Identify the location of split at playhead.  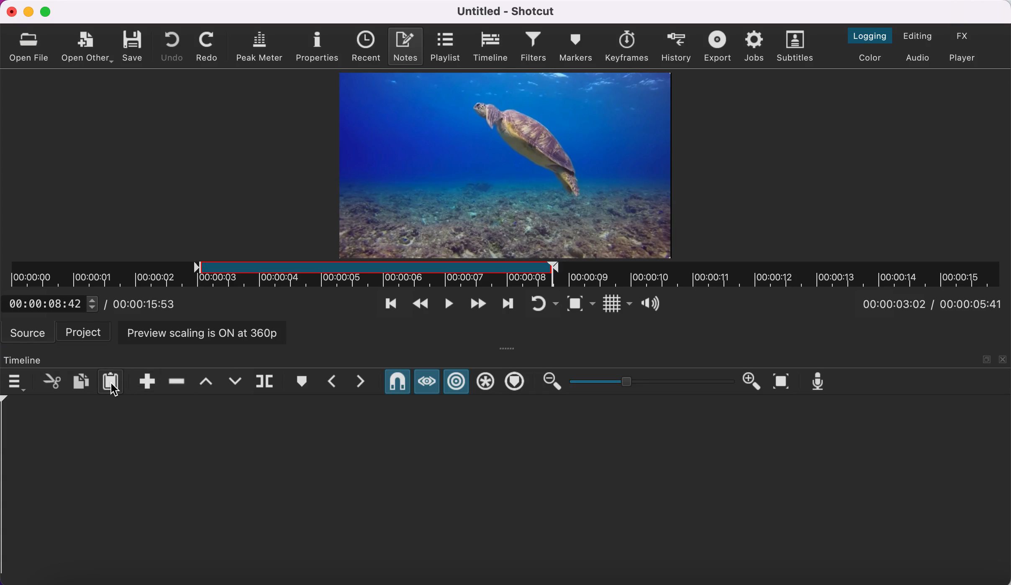
(265, 381).